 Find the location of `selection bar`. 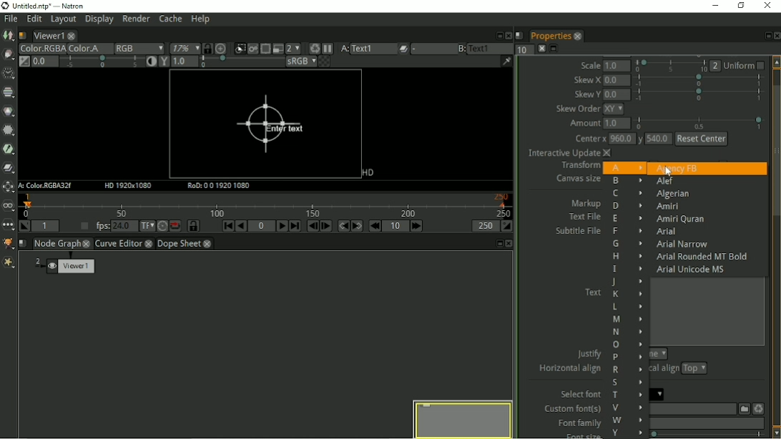

selection bar is located at coordinates (671, 66).